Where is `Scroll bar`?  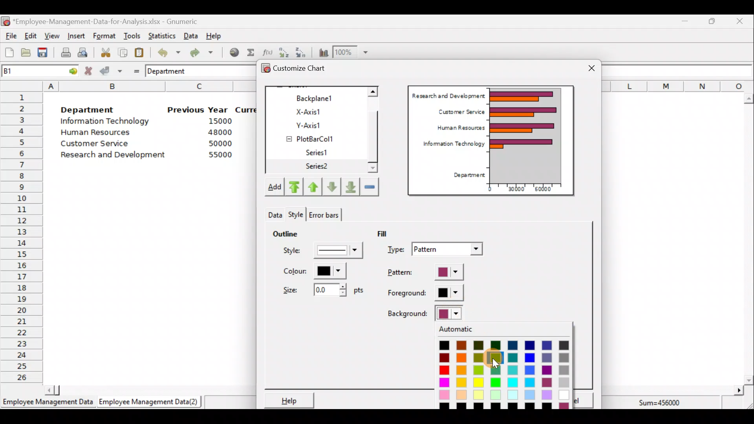
Scroll bar is located at coordinates (377, 131).